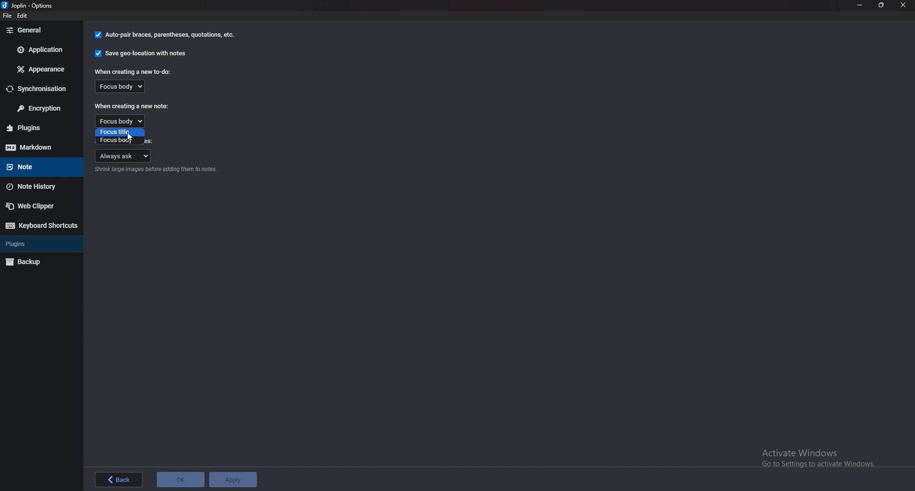  I want to click on Minimize, so click(860, 5).